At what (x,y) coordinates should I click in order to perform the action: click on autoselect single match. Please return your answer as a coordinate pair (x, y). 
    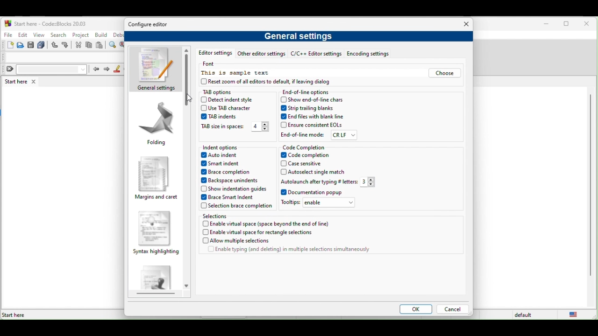
    Looking at the image, I should click on (315, 172).